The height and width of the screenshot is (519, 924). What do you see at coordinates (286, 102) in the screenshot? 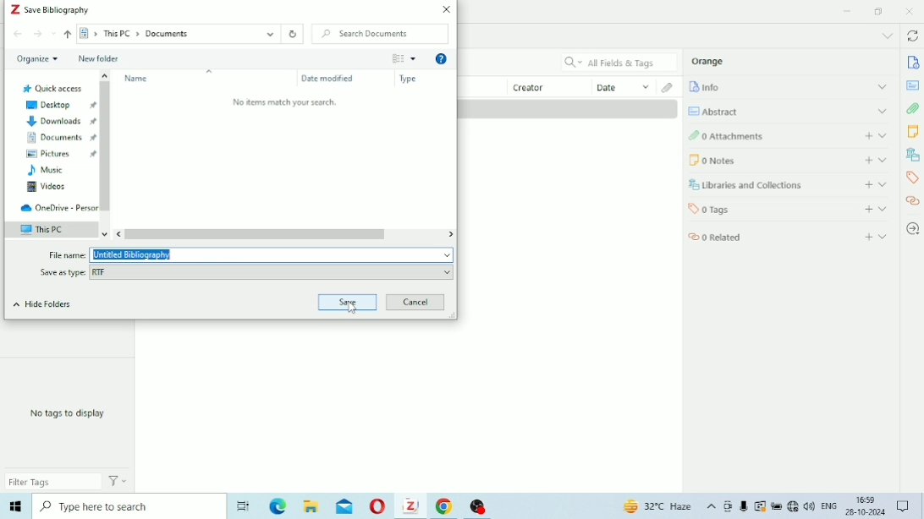
I see `No items match your search` at bounding box center [286, 102].